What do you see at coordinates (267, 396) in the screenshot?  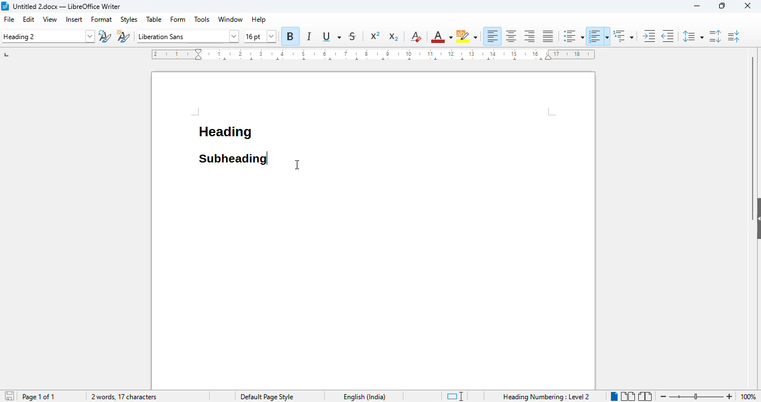 I see `page style` at bounding box center [267, 396].